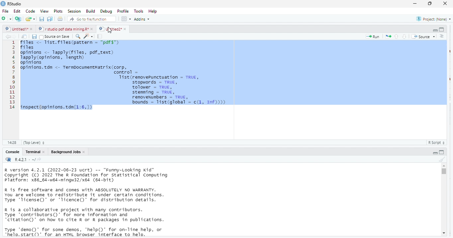 The height and width of the screenshot is (238, 453). Describe the element at coordinates (90, 19) in the screenshot. I see `go to file /function` at that location.